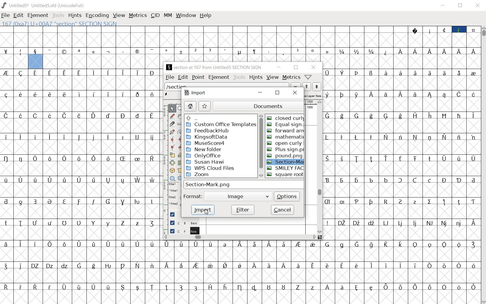  I want to click on RESTORE DOWN, so click(460, 6).